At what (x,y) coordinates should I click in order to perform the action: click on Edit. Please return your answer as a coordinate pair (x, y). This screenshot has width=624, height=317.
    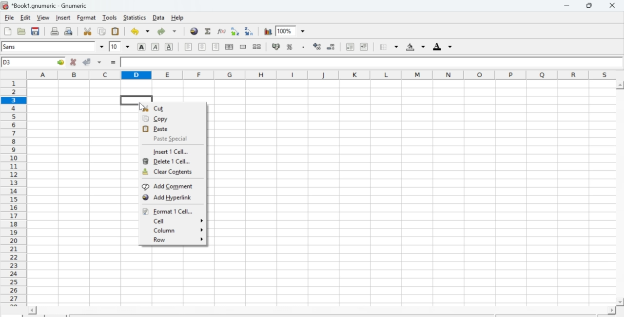
    Looking at the image, I should click on (26, 17).